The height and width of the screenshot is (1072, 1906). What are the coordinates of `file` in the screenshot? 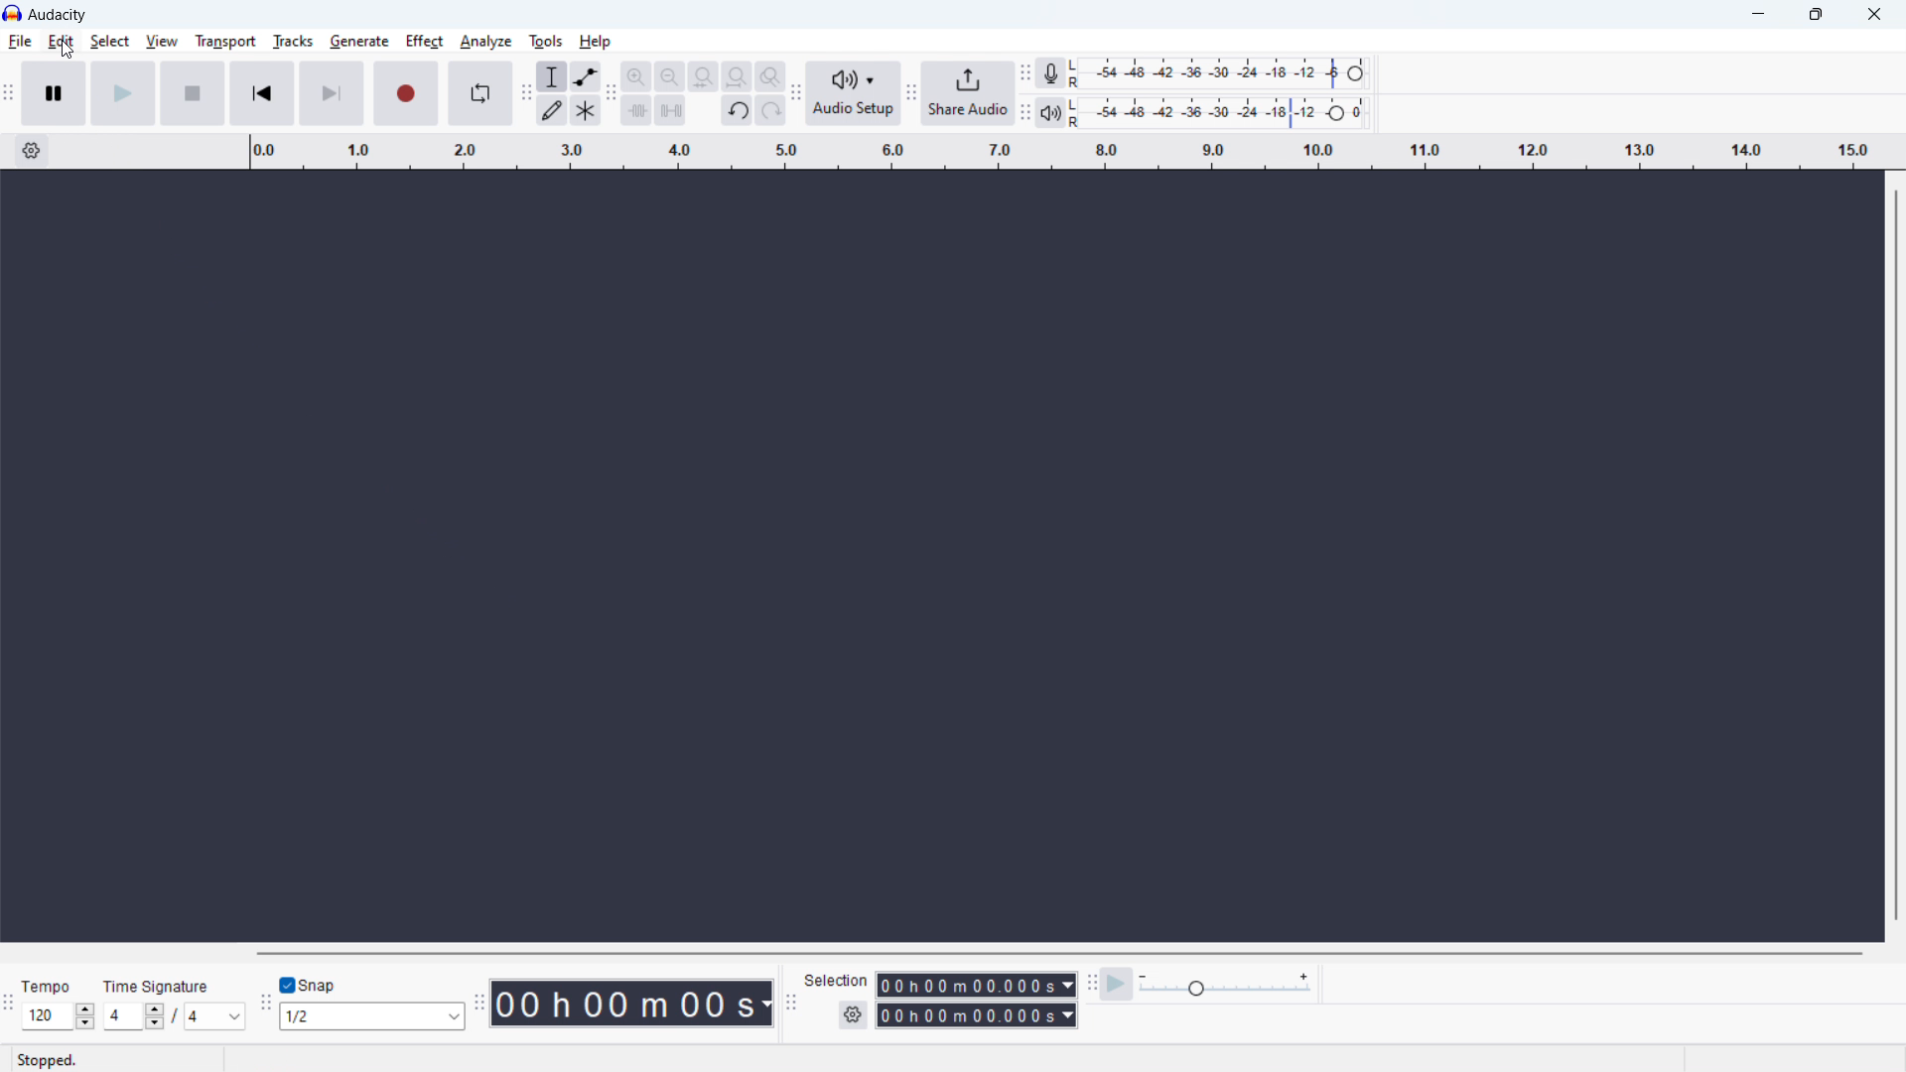 It's located at (19, 42).